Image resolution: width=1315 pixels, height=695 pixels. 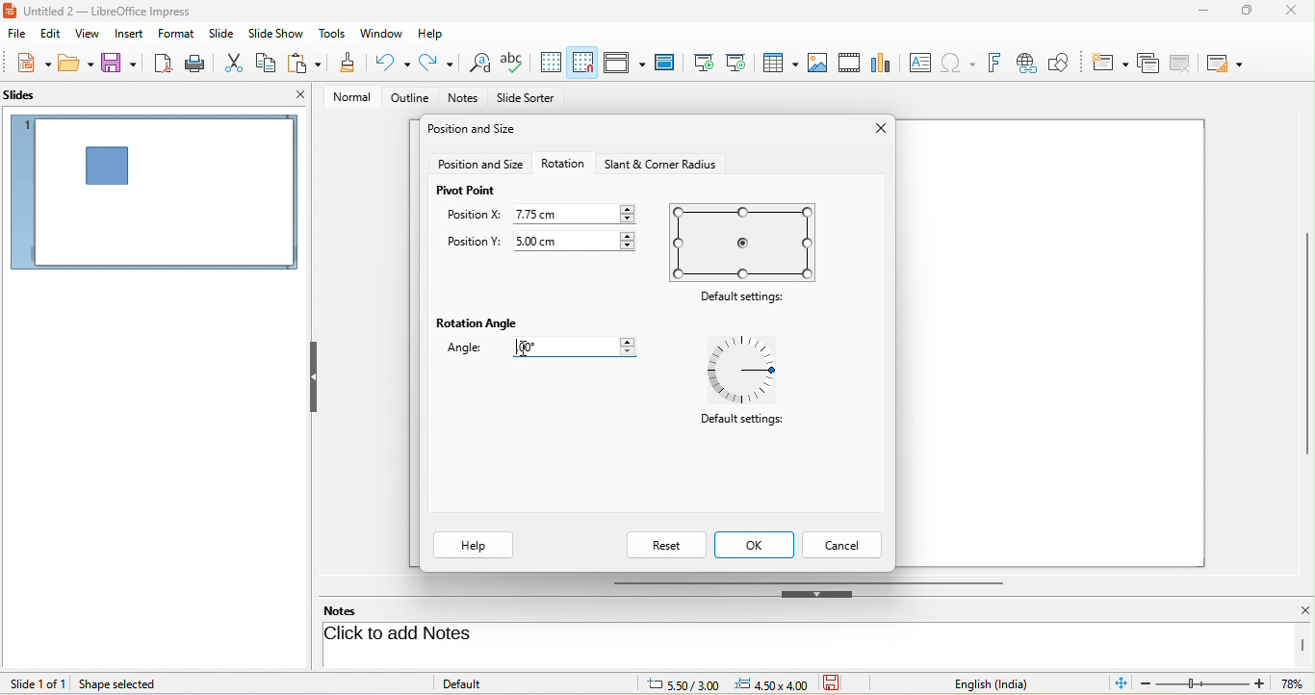 What do you see at coordinates (300, 94) in the screenshot?
I see `close` at bounding box center [300, 94].